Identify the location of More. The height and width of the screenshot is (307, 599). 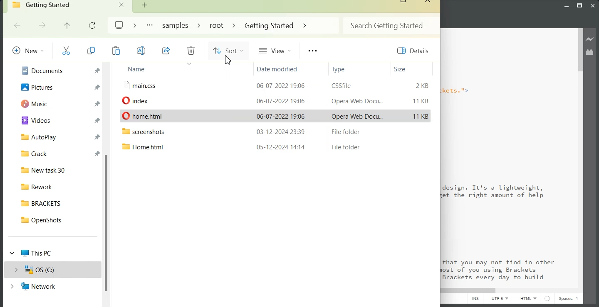
(312, 51).